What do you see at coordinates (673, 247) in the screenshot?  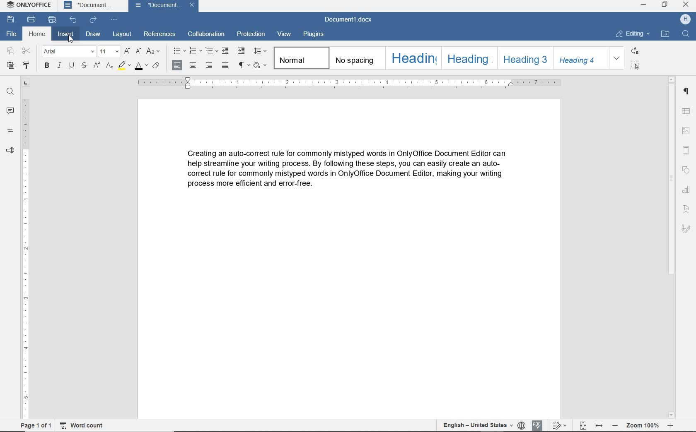 I see `scrollbar` at bounding box center [673, 247].